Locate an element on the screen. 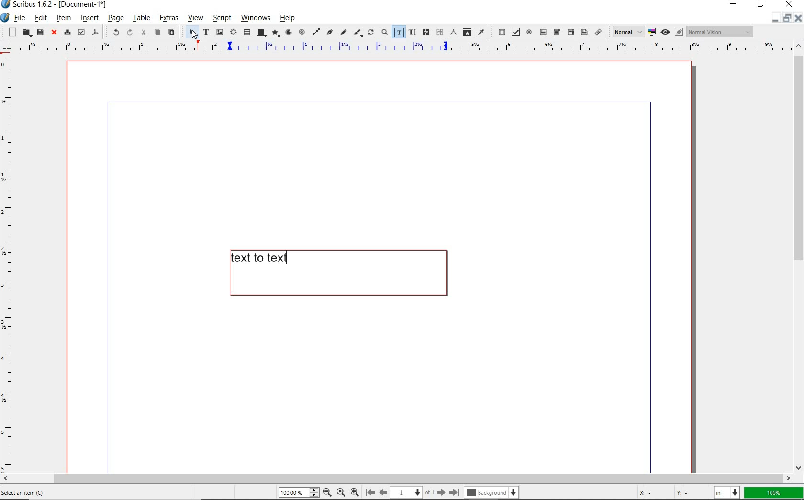 The width and height of the screenshot is (804, 500). save is located at coordinates (40, 32).